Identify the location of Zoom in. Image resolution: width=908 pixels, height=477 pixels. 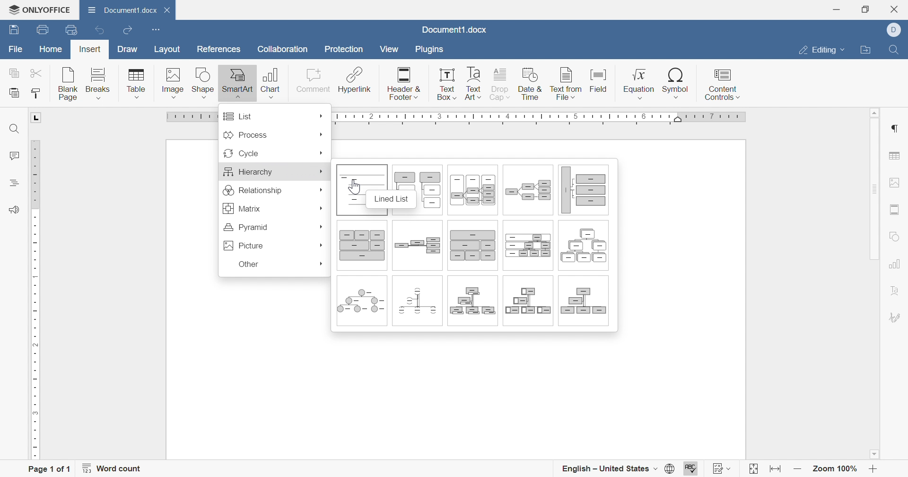
(873, 469).